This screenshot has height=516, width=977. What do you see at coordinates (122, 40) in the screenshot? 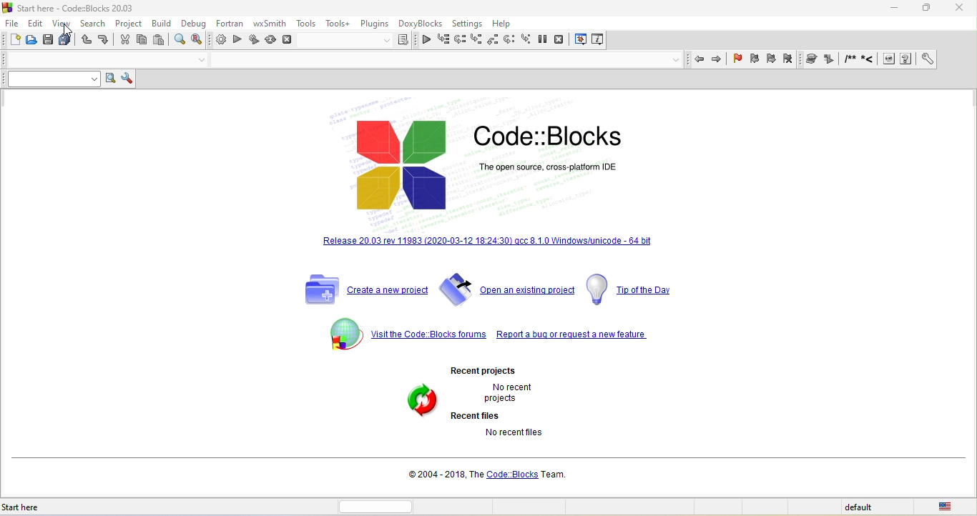
I see `cut` at bounding box center [122, 40].